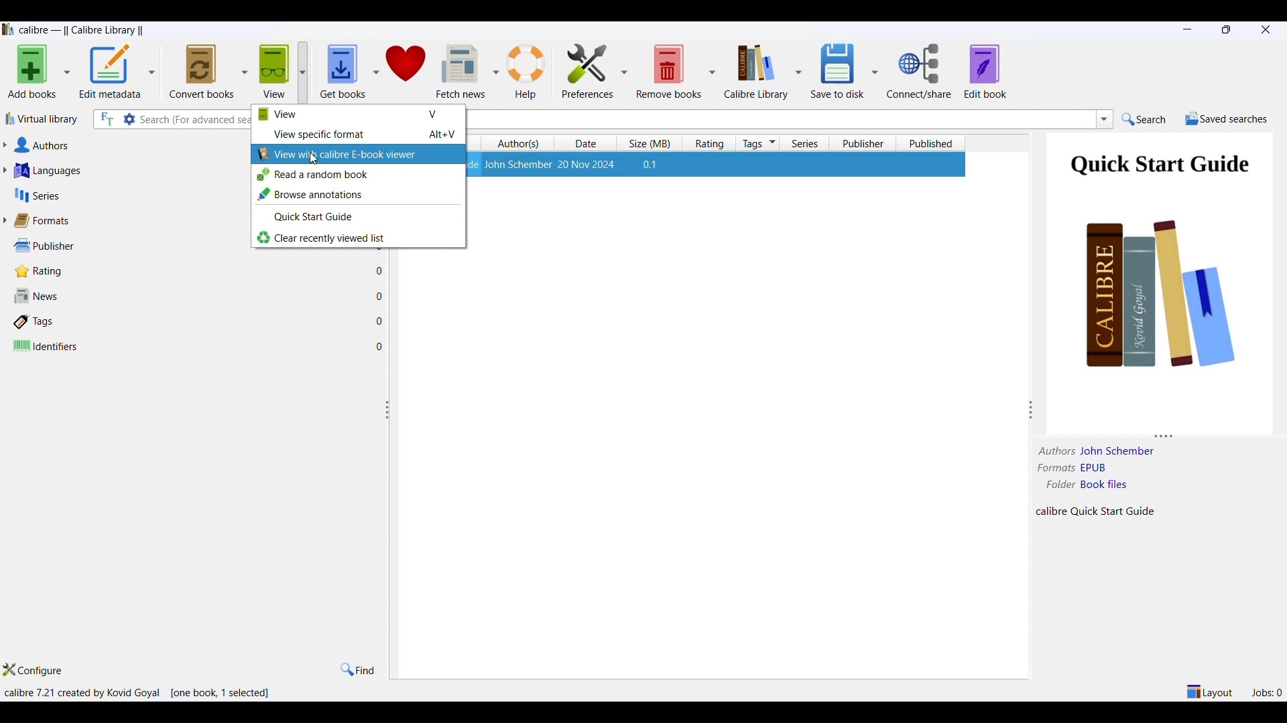  Describe the element at coordinates (359, 154) in the screenshot. I see `view with calibre E-book viewer` at that location.